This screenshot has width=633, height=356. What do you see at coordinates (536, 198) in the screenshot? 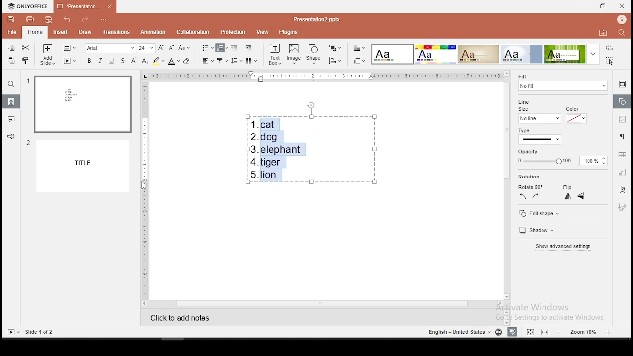
I see `right` at bounding box center [536, 198].